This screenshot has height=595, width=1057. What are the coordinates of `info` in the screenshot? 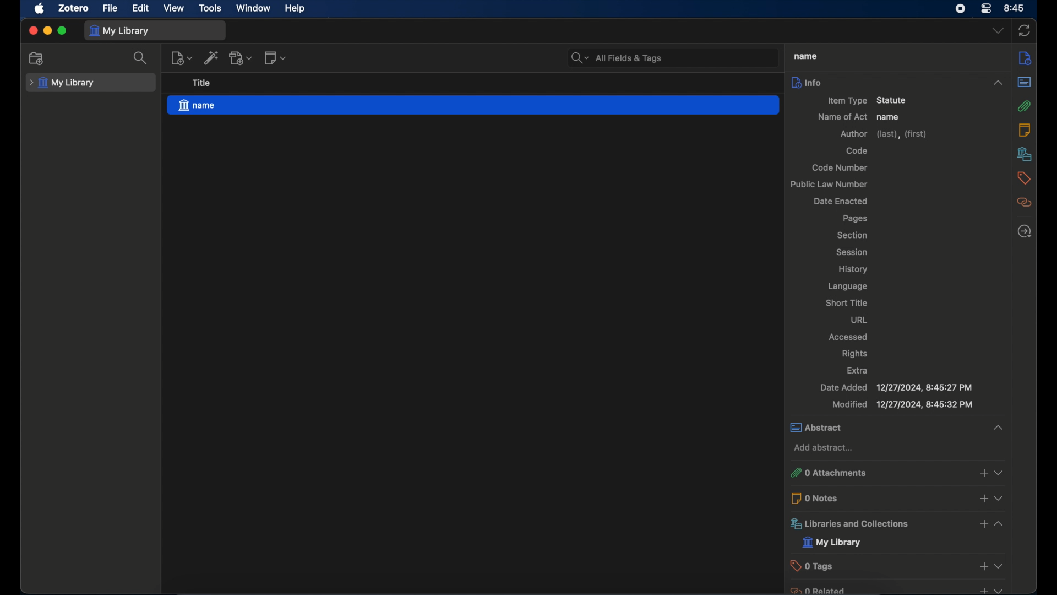 It's located at (1026, 58).